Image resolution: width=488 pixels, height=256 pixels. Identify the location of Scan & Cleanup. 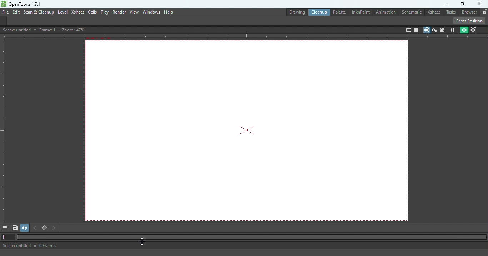
(39, 12).